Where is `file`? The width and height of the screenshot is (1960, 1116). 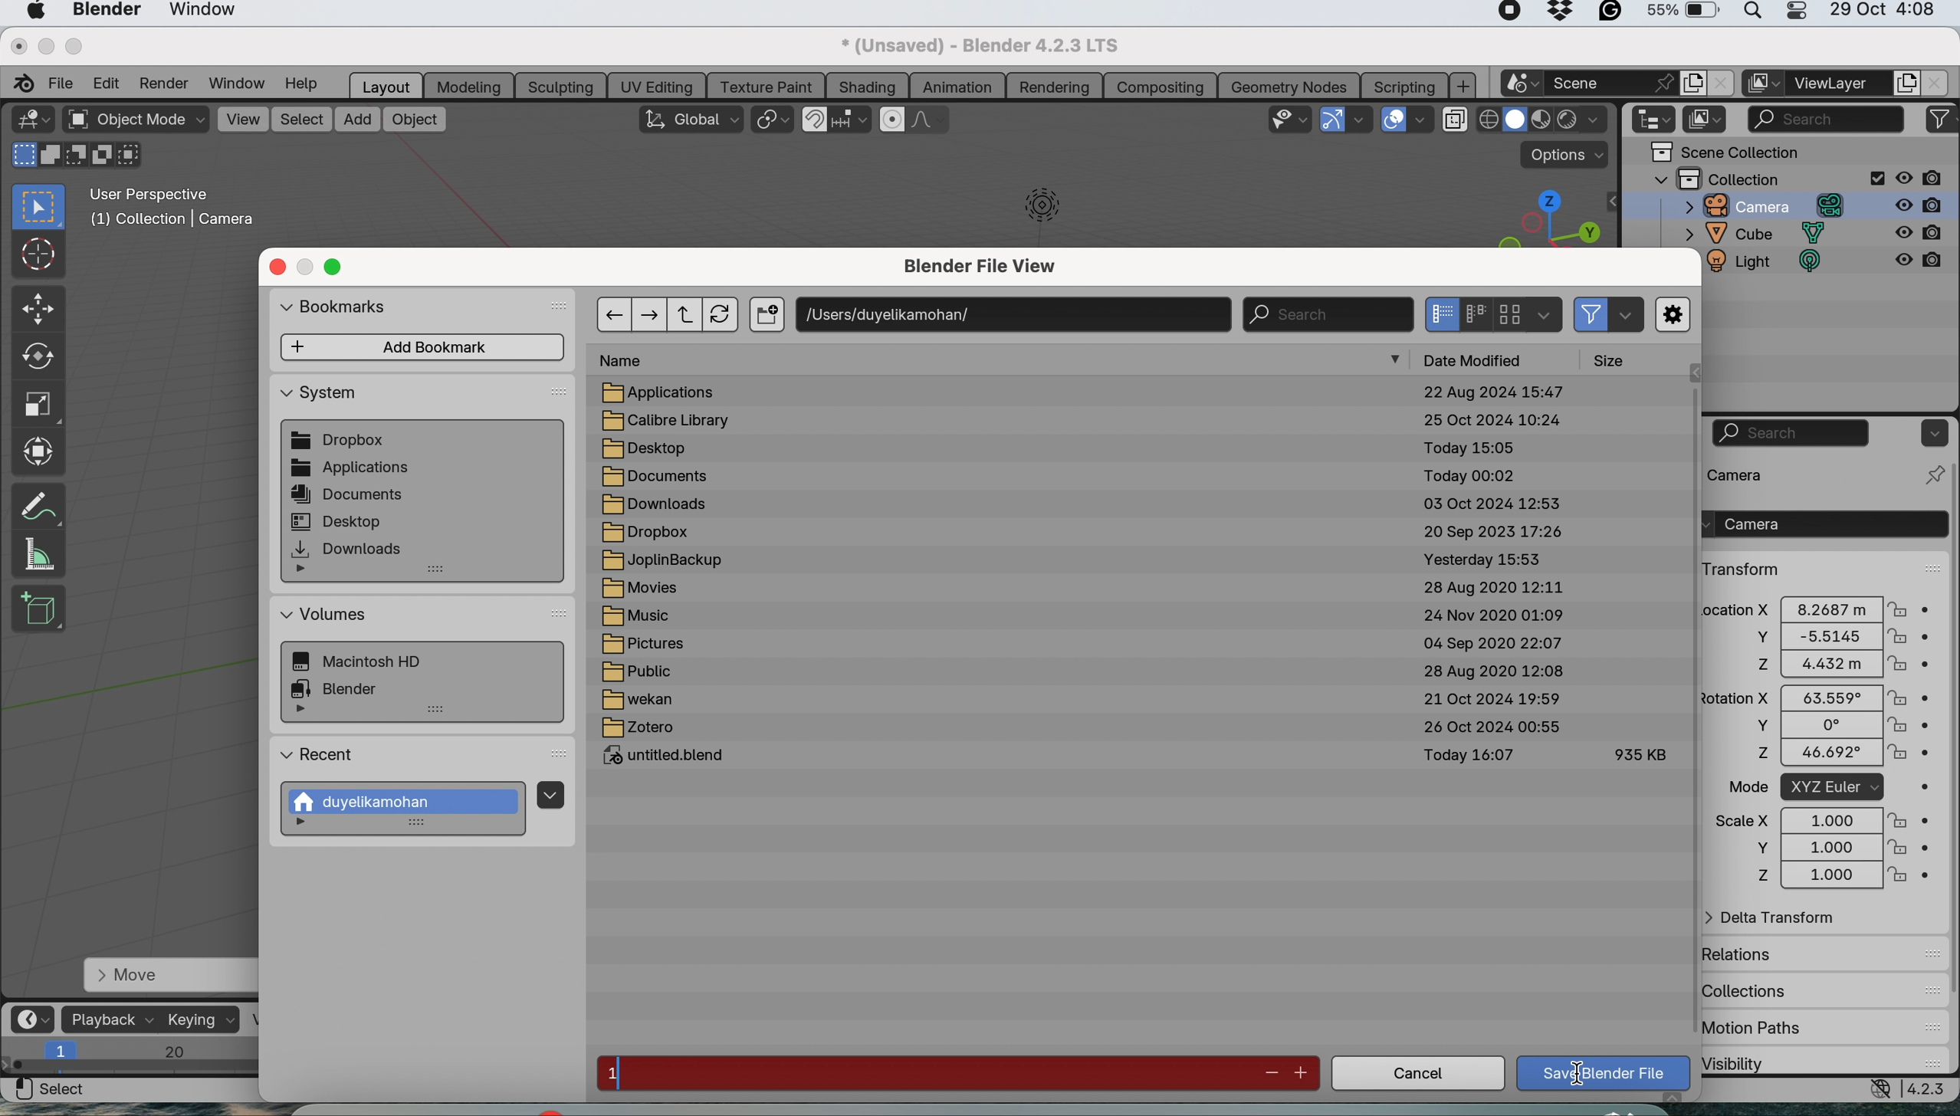 file is located at coordinates (64, 80).